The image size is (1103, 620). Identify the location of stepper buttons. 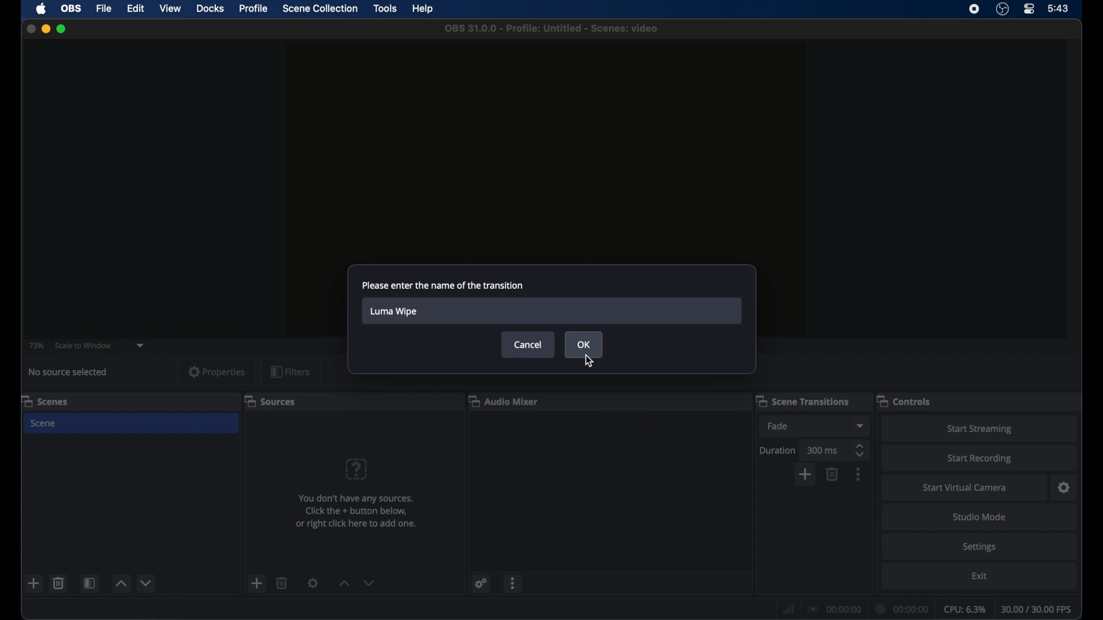
(861, 451).